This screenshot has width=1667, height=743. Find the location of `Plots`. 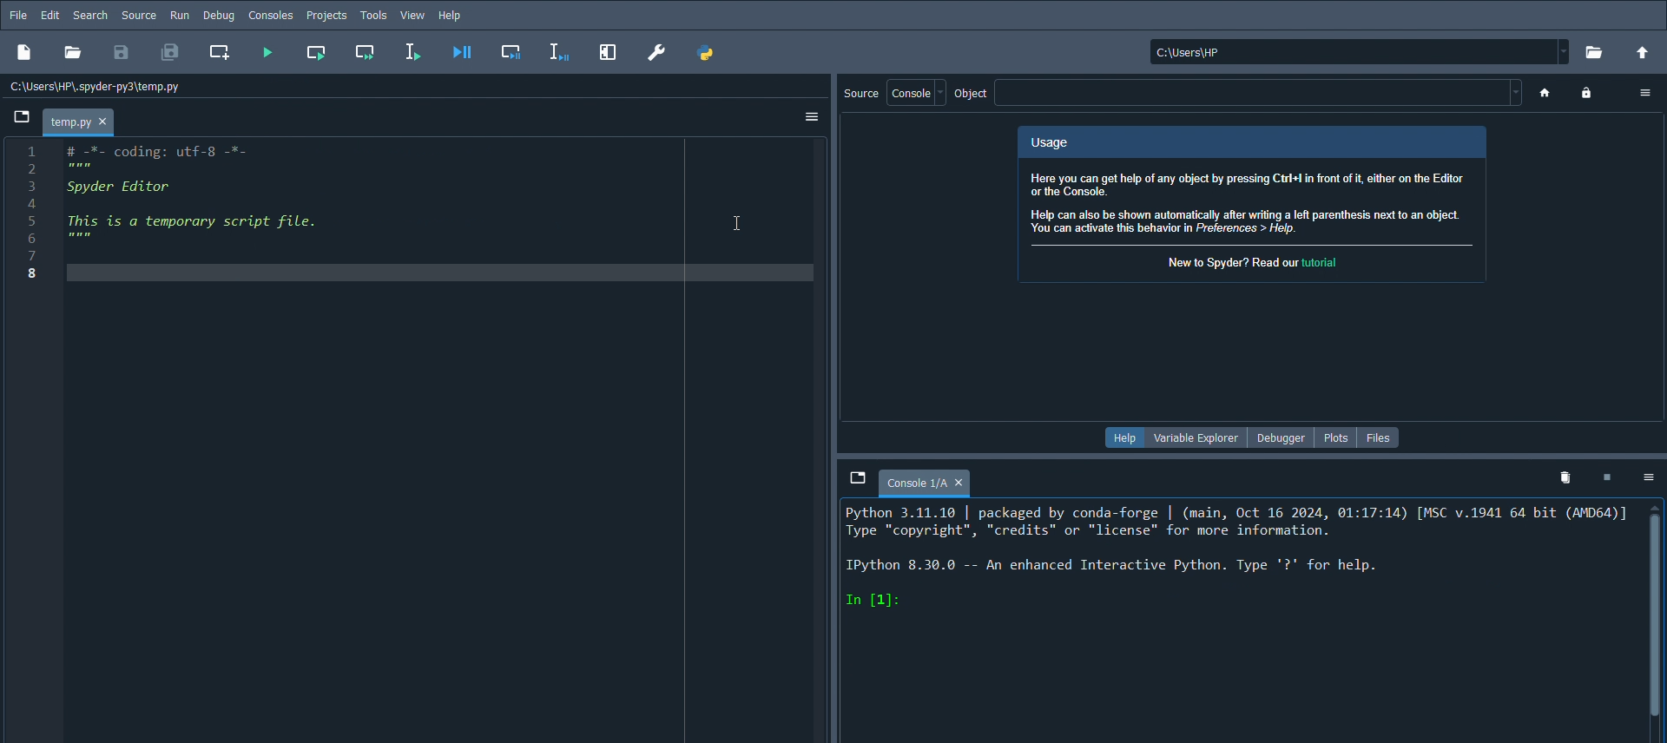

Plots is located at coordinates (1336, 435).